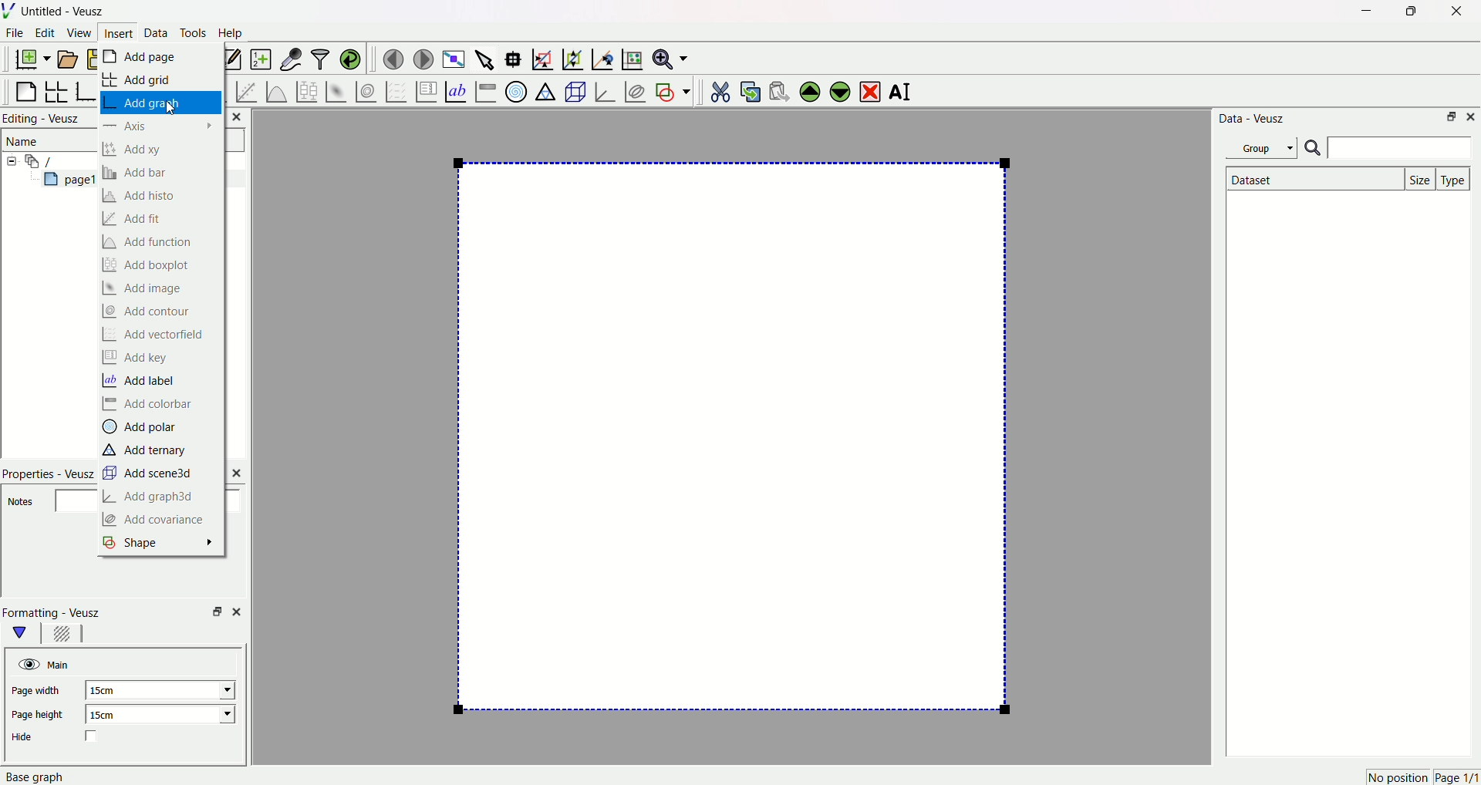  I want to click on add a shape , so click(672, 91).